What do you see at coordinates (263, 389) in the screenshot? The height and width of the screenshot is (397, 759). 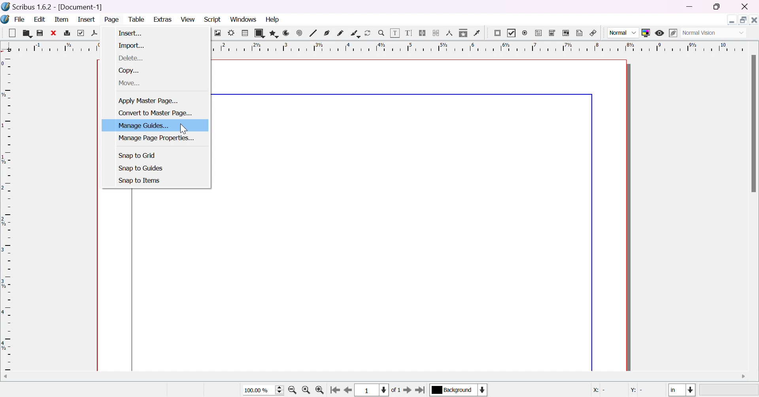 I see `select current size` at bounding box center [263, 389].